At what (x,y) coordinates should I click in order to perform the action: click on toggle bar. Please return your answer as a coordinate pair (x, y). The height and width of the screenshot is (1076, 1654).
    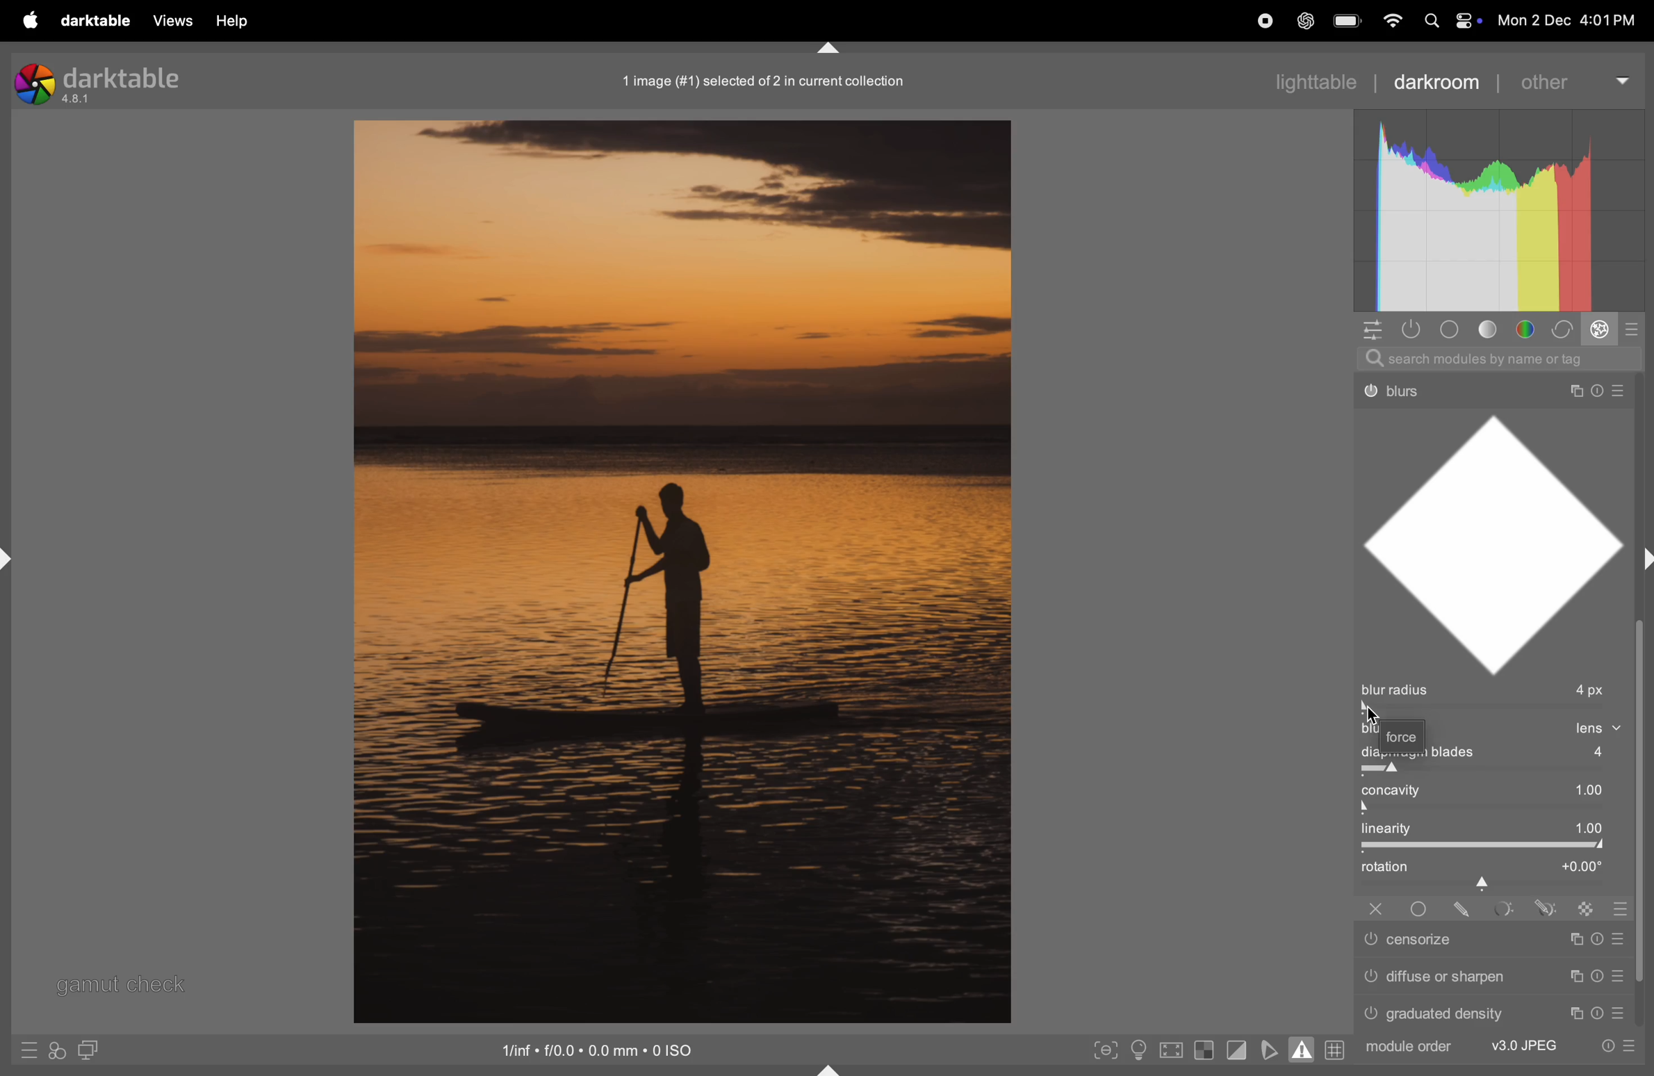
    Looking at the image, I should click on (1498, 810).